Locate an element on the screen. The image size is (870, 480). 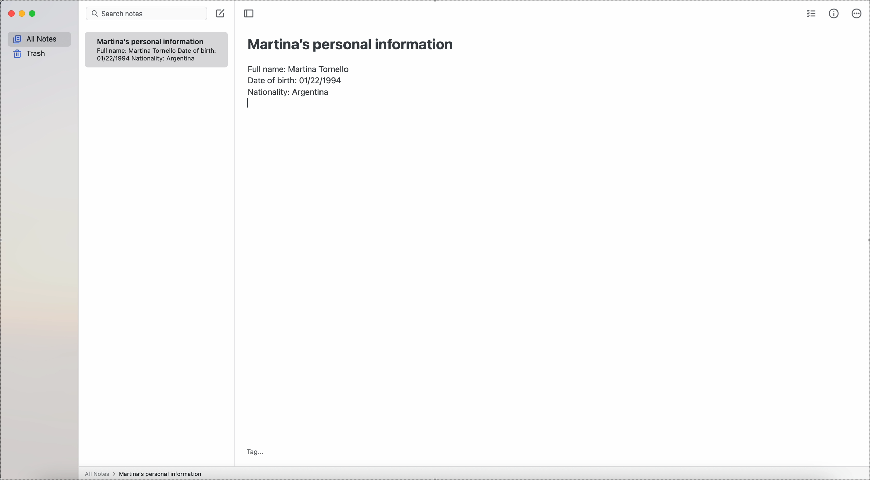
date of birth is located at coordinates (295, 79).